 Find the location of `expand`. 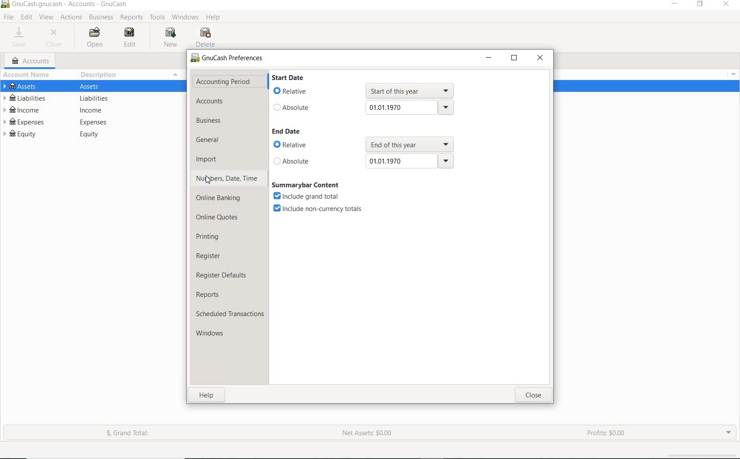

expand is located at coordinates (732, 73).